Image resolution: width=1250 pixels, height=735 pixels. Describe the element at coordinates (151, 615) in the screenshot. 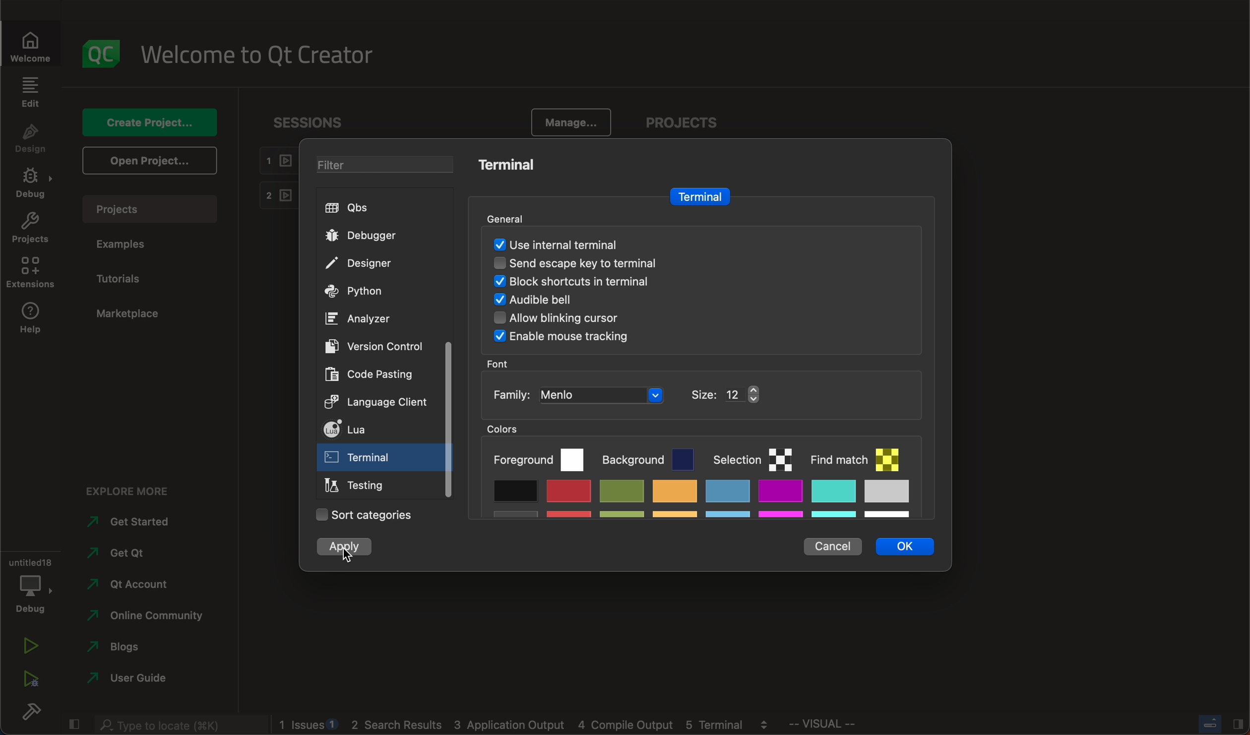

I see `community` at that location.